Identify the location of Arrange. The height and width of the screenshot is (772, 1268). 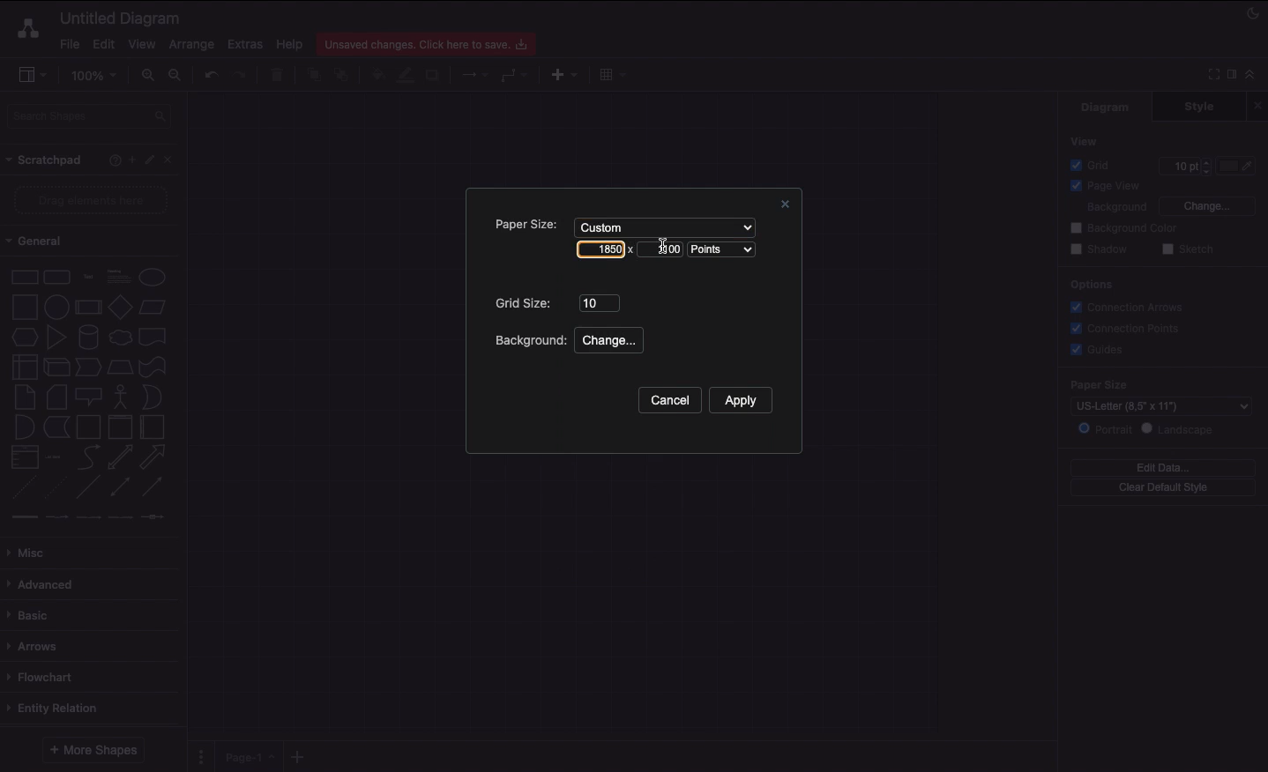
(192, 45).